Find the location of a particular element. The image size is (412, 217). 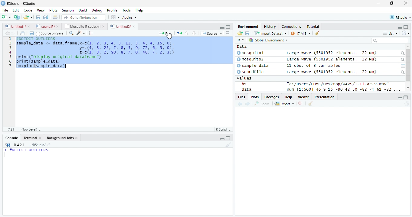

History is located at coordinates (270, 27).